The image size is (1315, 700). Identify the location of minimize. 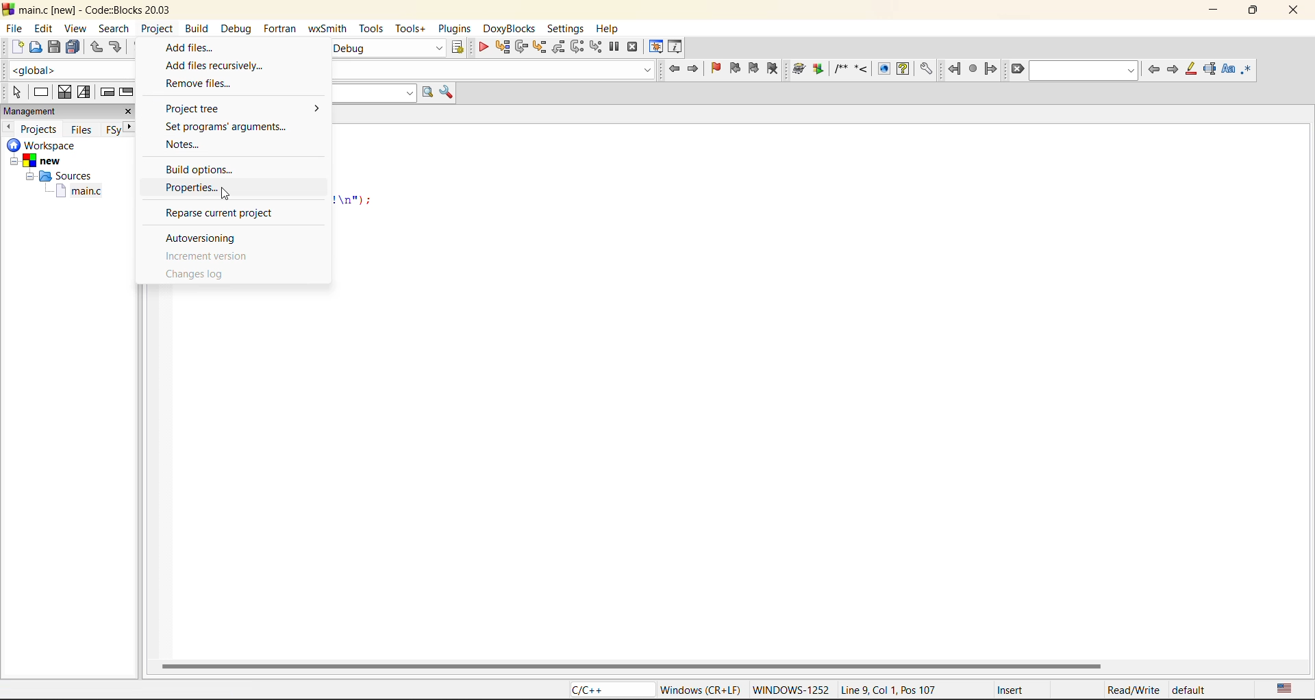
(1218, 12).